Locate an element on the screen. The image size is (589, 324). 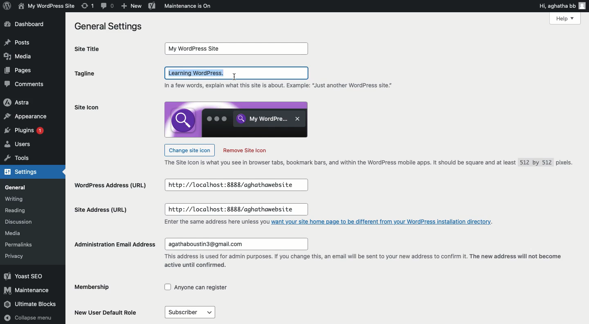
Change is located at coordinates (189, 149).